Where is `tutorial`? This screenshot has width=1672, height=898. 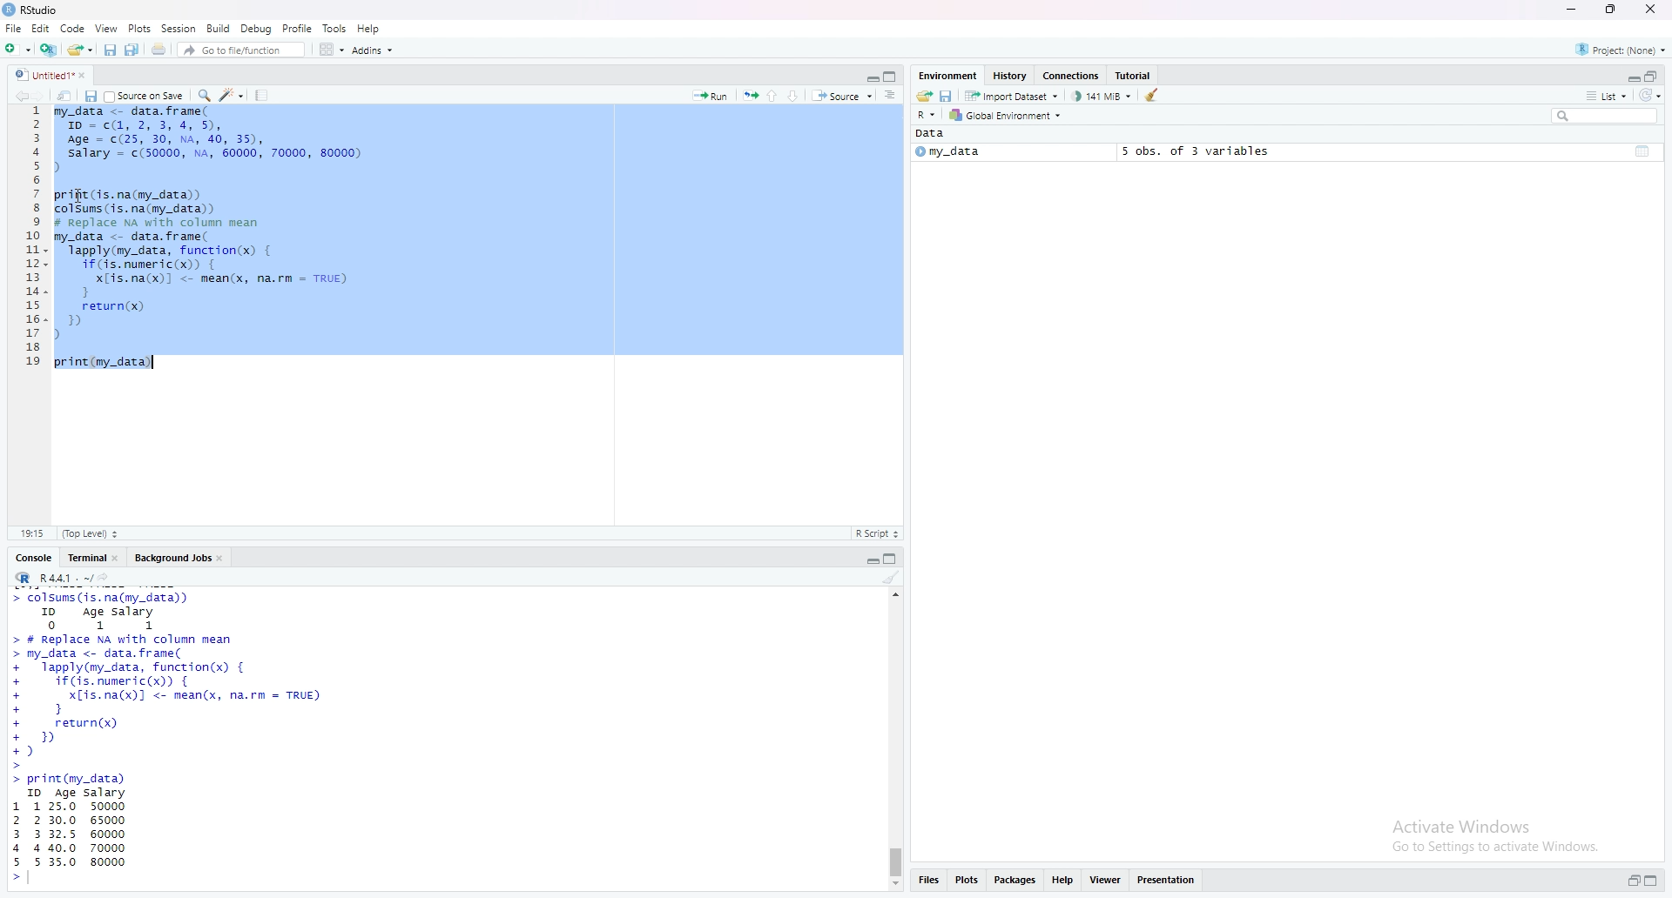
tutorial is located at coordinates (1135, 75).